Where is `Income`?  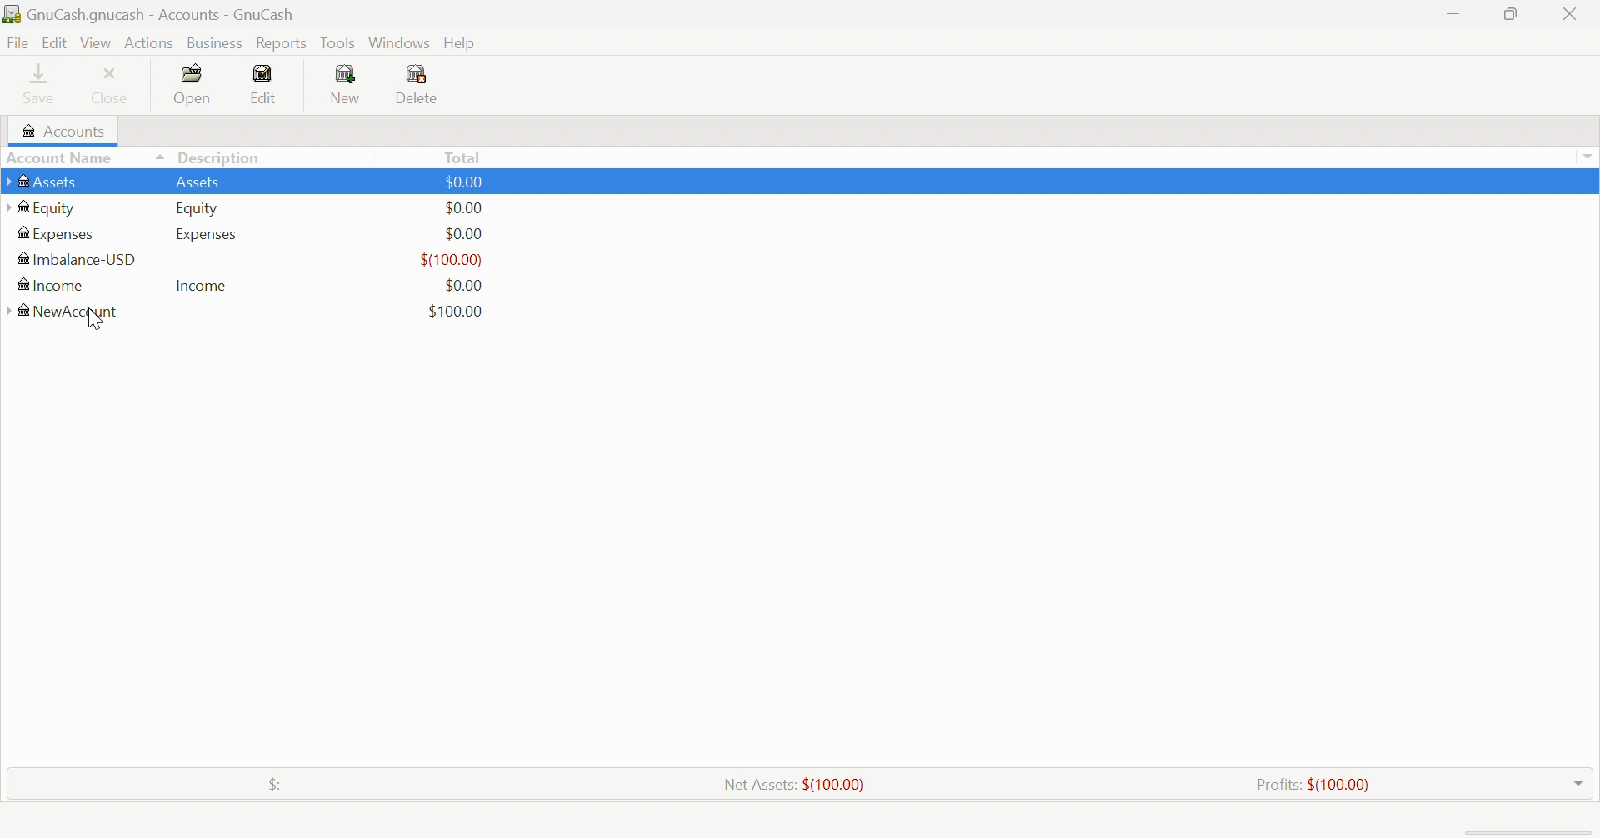 Income is located at coordinates (202, 287).